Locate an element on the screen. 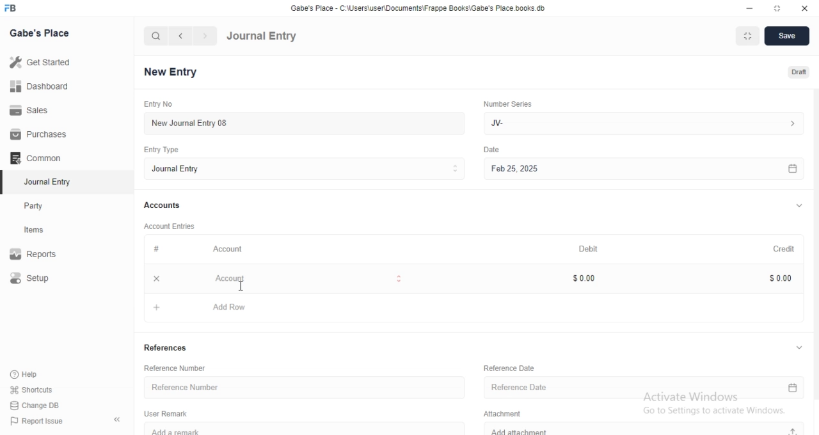  navigate forward is located at coordinates (205, 36).